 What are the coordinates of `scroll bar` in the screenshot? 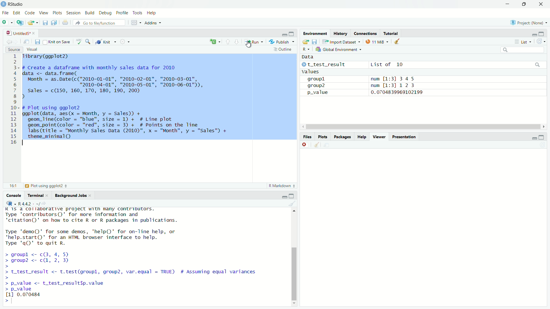 It's located at (423, 127).